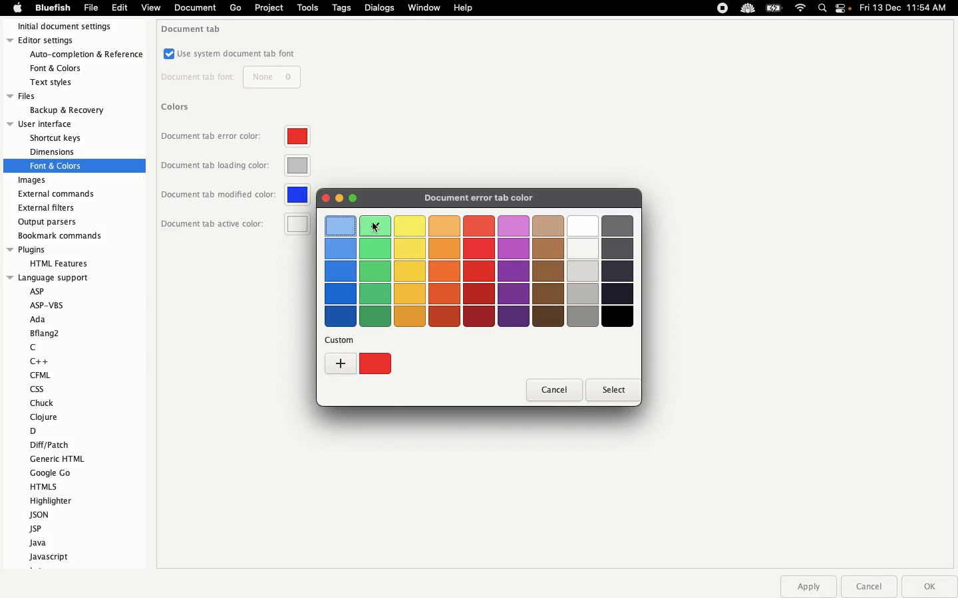 The width and height of the screenshot is (958, 598). Describe the element at coordinates (87, 55) in the screenshot. I see `auto-completion & refrences` at that location.